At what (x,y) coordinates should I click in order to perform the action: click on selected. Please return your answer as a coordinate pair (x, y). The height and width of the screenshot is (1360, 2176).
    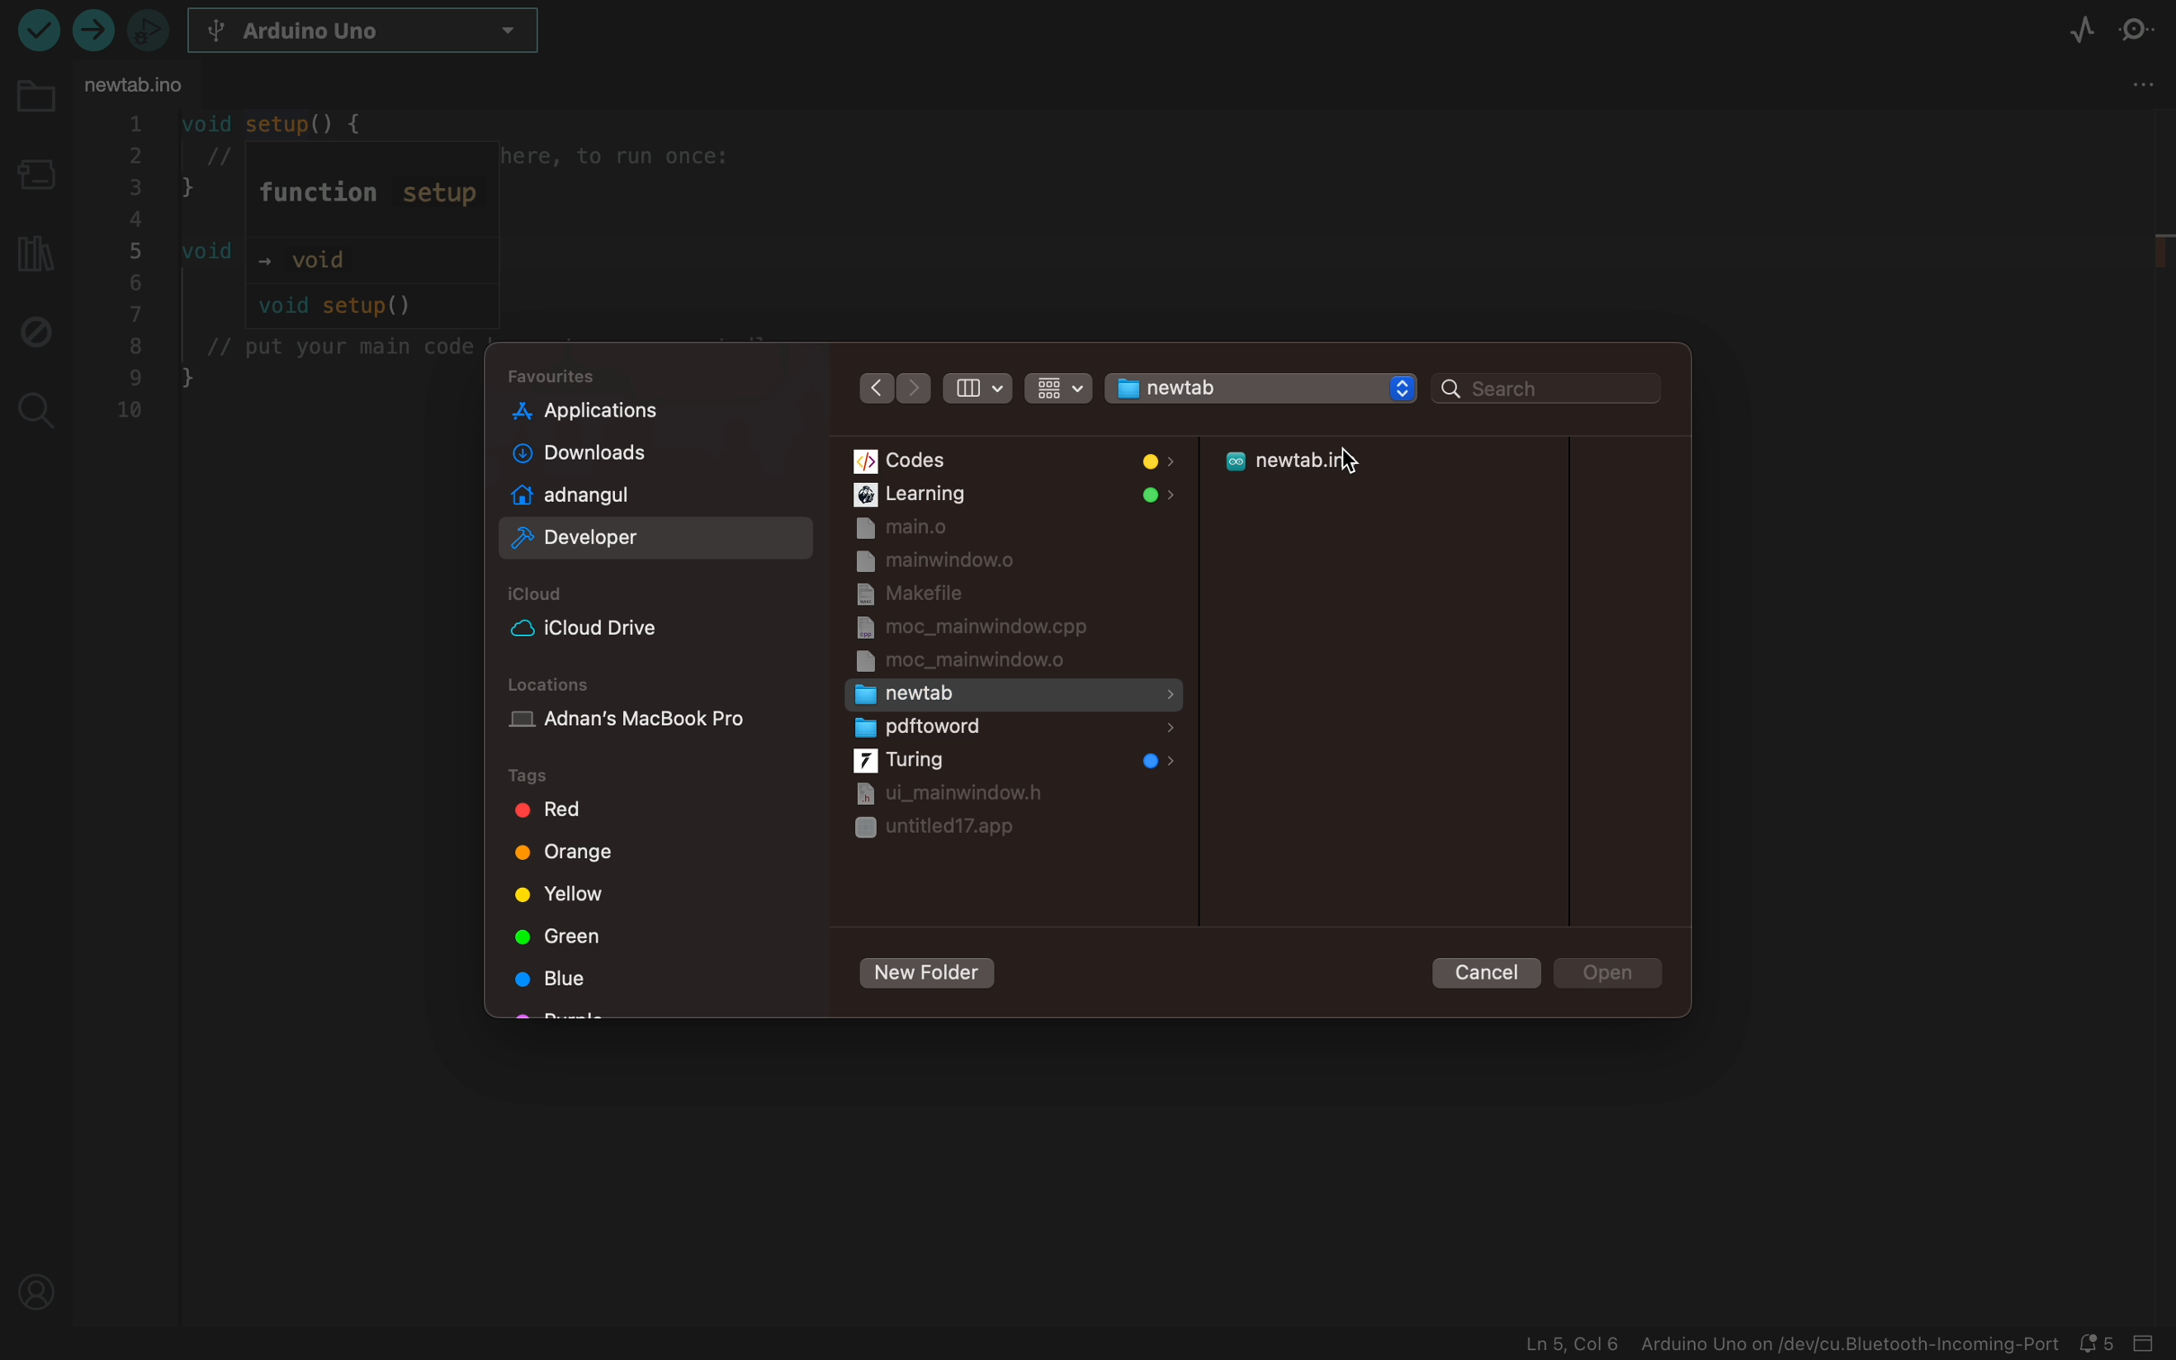
    Looking at the image, I should click on (660, 538).